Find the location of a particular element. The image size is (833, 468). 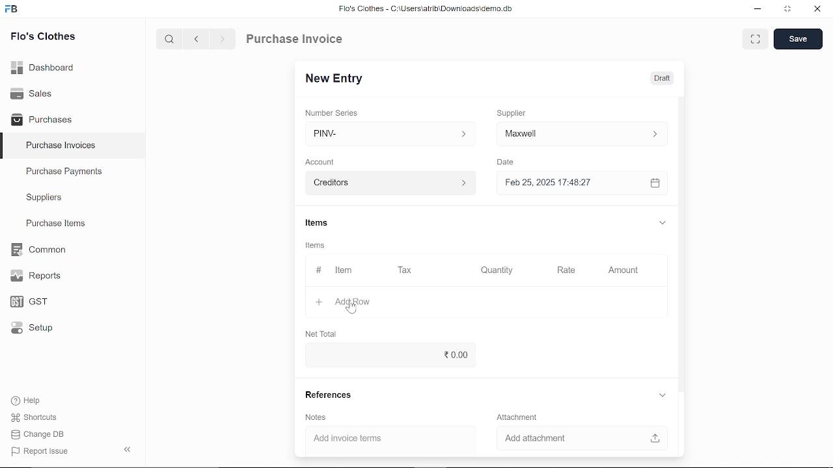

PINV- > is located at coordinates (386, 134).